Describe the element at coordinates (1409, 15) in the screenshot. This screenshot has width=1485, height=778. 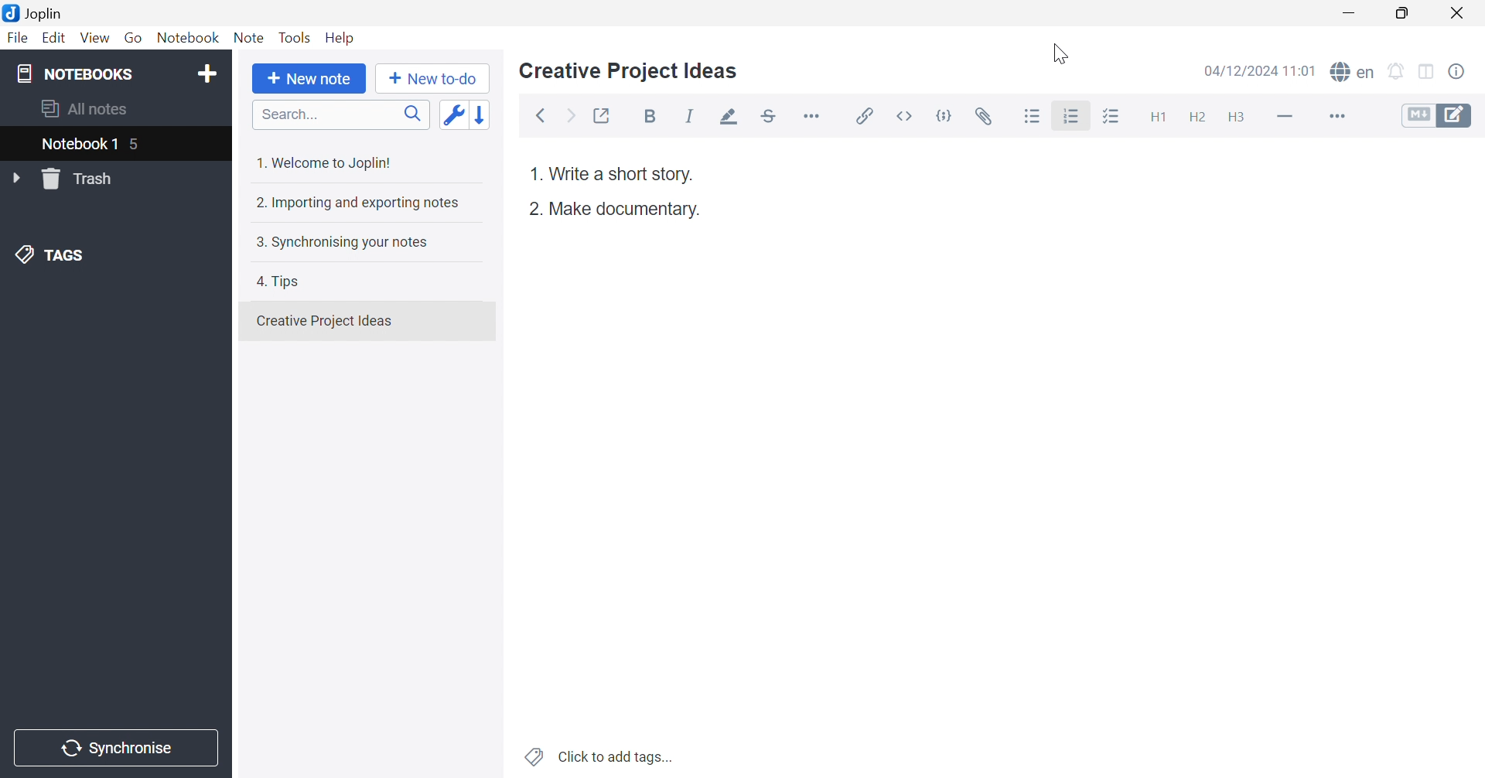
I see `Restore Down` at that location.